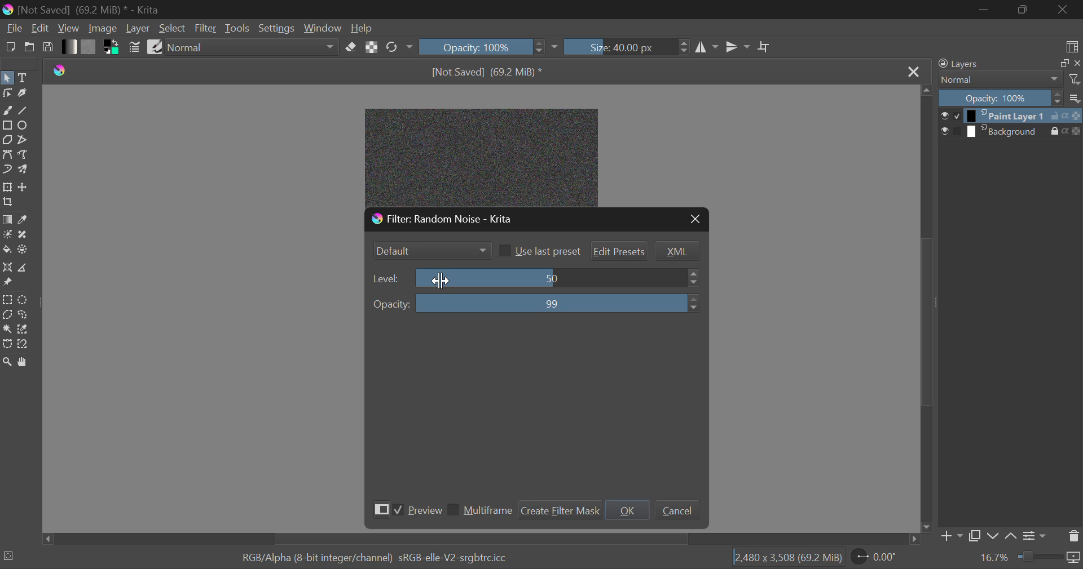  I want to click on Rectangle, so click(7, 124).